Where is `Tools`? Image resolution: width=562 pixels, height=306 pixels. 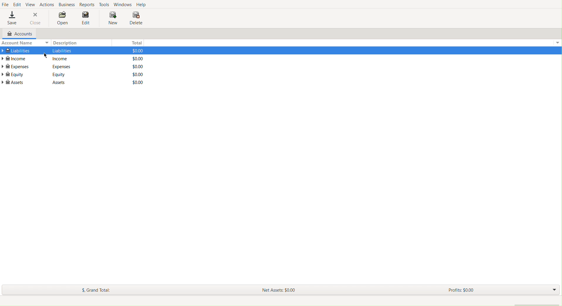
Tools is located at coordinates (105, 4).